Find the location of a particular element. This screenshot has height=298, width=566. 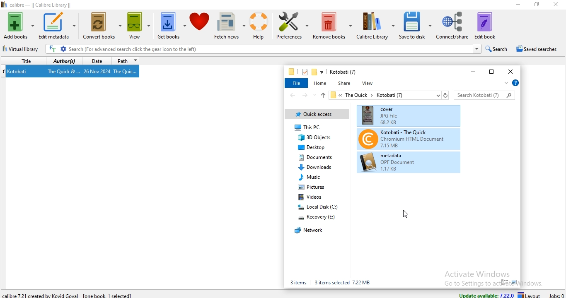

minimise is located at coordinates (515, 5).